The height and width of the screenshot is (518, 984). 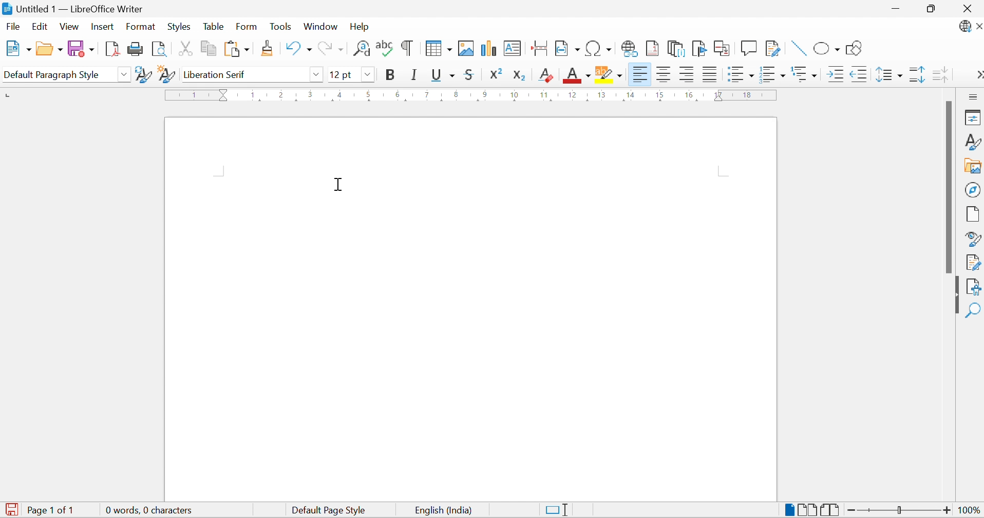 I want to click on Print, so click(x=135, y=49).